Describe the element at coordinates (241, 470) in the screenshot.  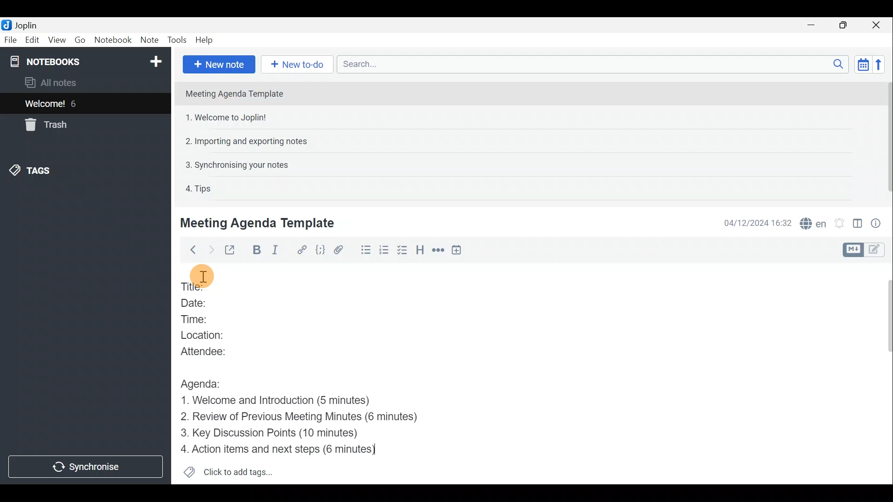
I see `Click to add tags` at that location.